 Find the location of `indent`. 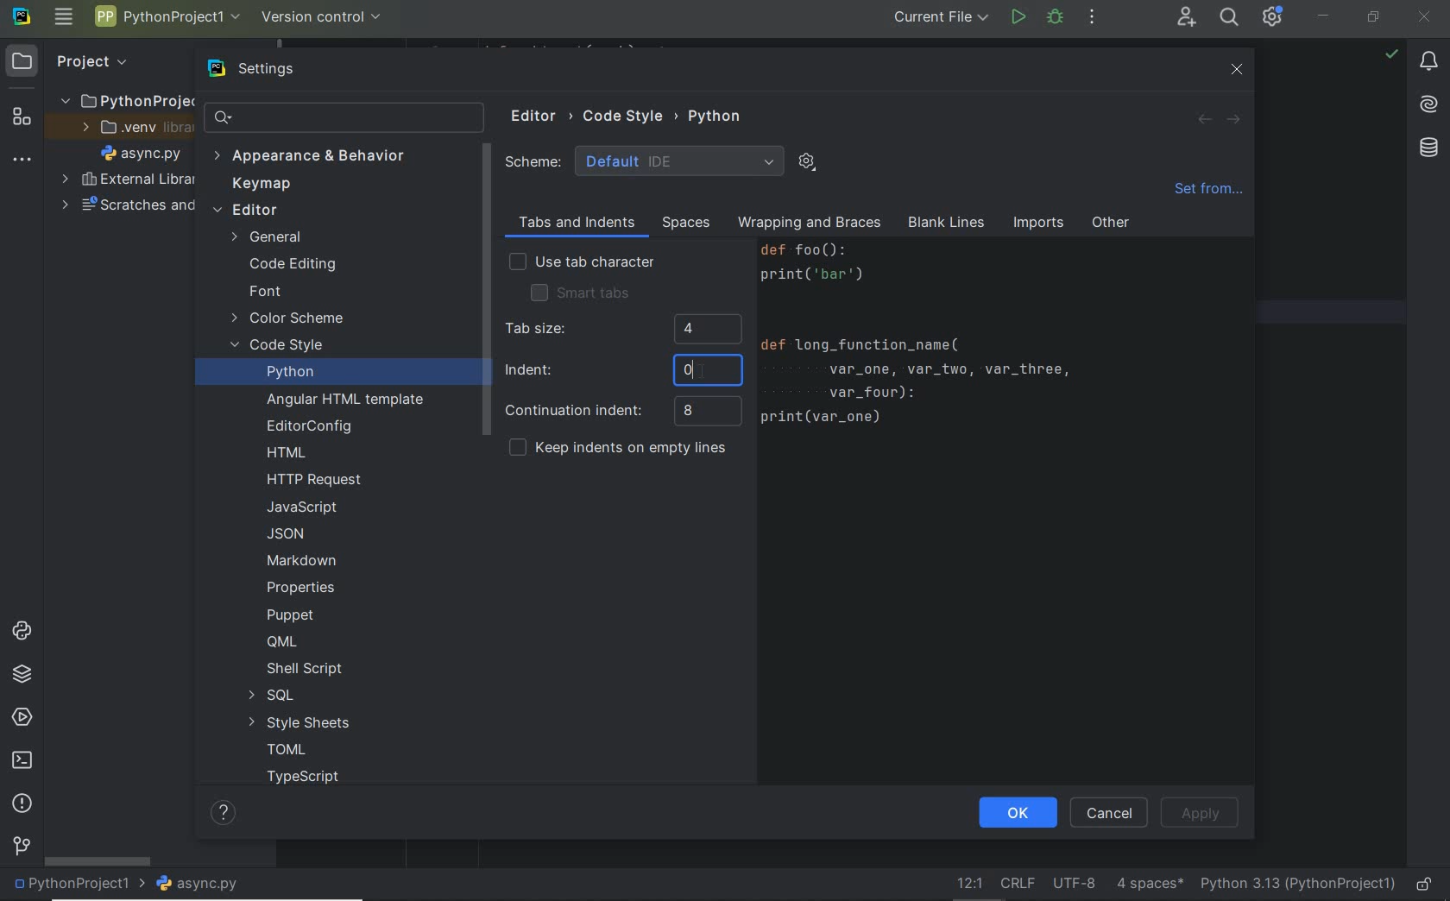

indent is located at coordinates (1150, 882).